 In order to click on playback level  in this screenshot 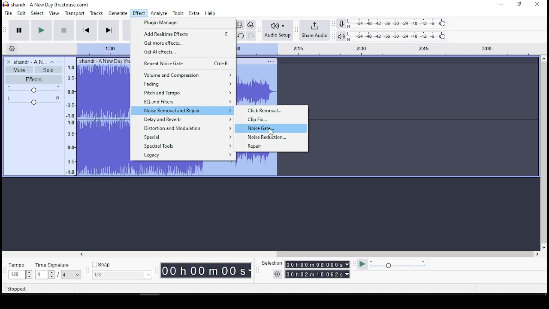, I will do `click(398, 36)`.